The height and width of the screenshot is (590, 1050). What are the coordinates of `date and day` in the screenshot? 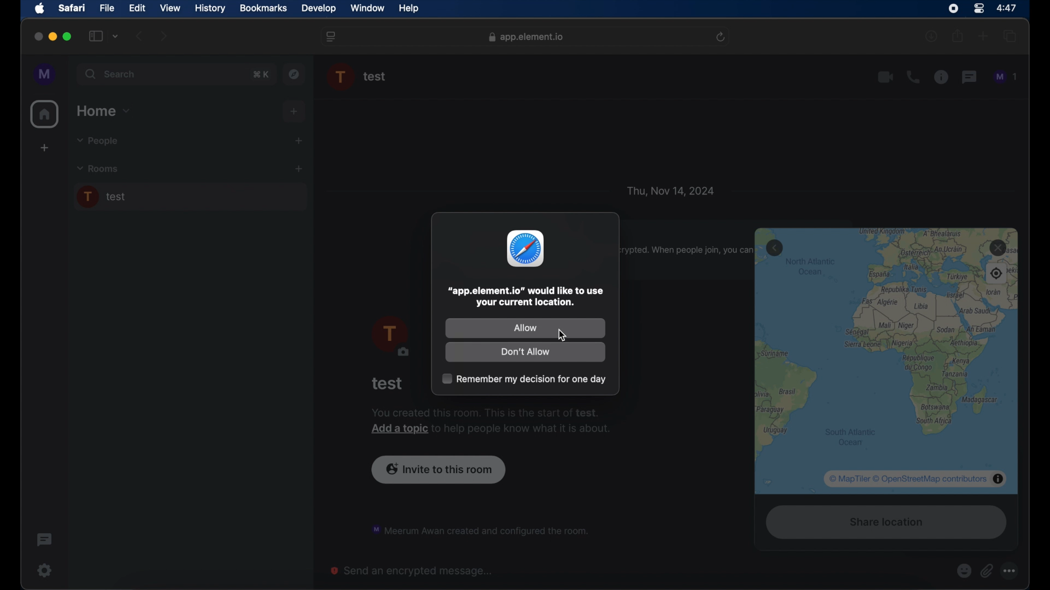 It's located at (670, 190).